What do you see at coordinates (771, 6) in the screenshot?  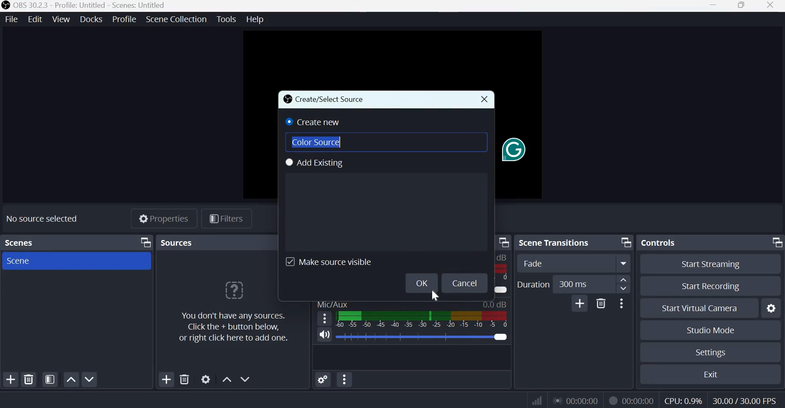 I see `Close` at bounding box center [771, 6].